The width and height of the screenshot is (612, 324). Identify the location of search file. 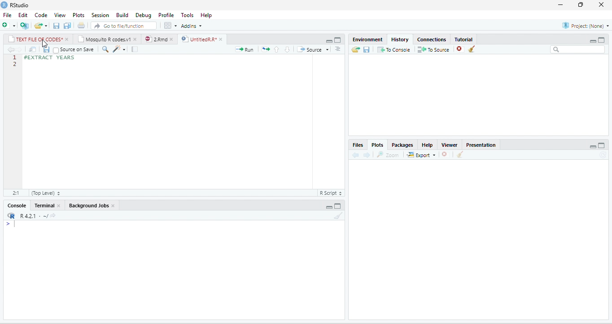
(124, 26).